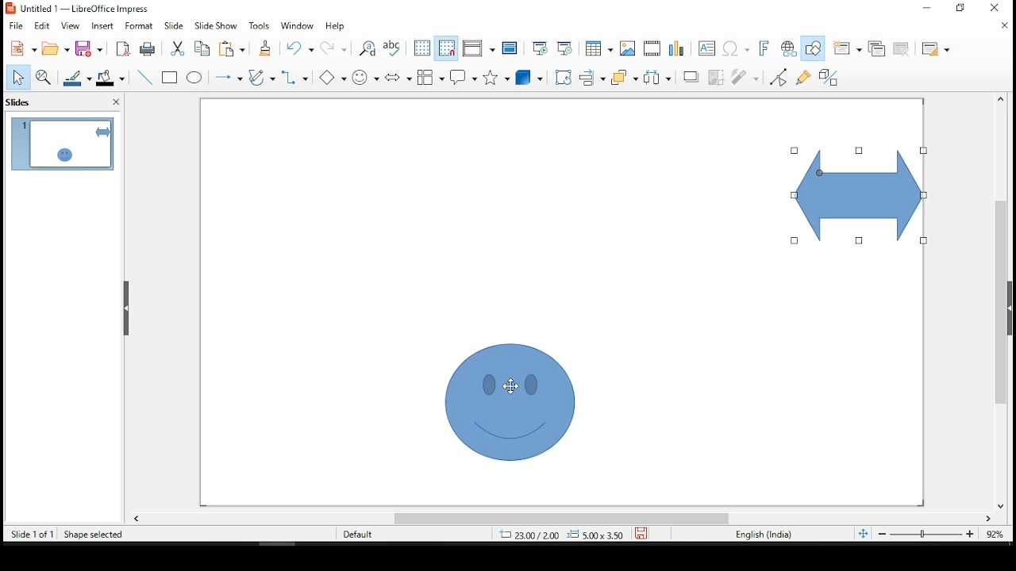  What do you see at coordinates (656, 79) in the screenshot?
I see `distribute` at bounding box center [656, 79].